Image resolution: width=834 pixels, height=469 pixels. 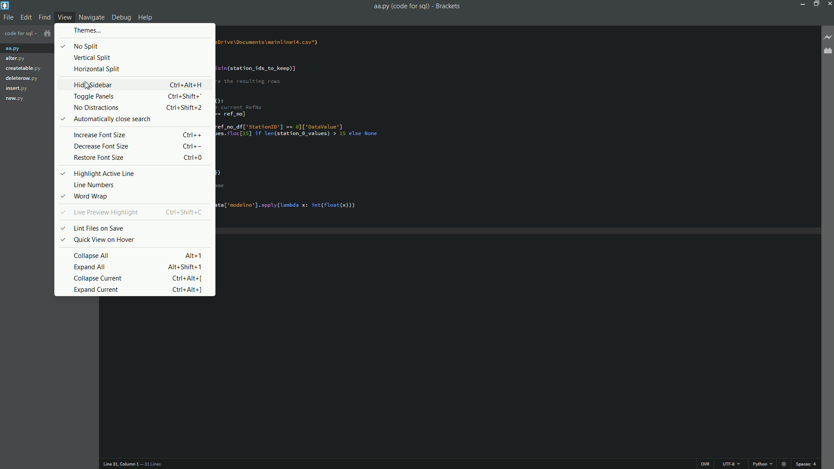 I want to click on debug menu, so click(x=122, y=17).